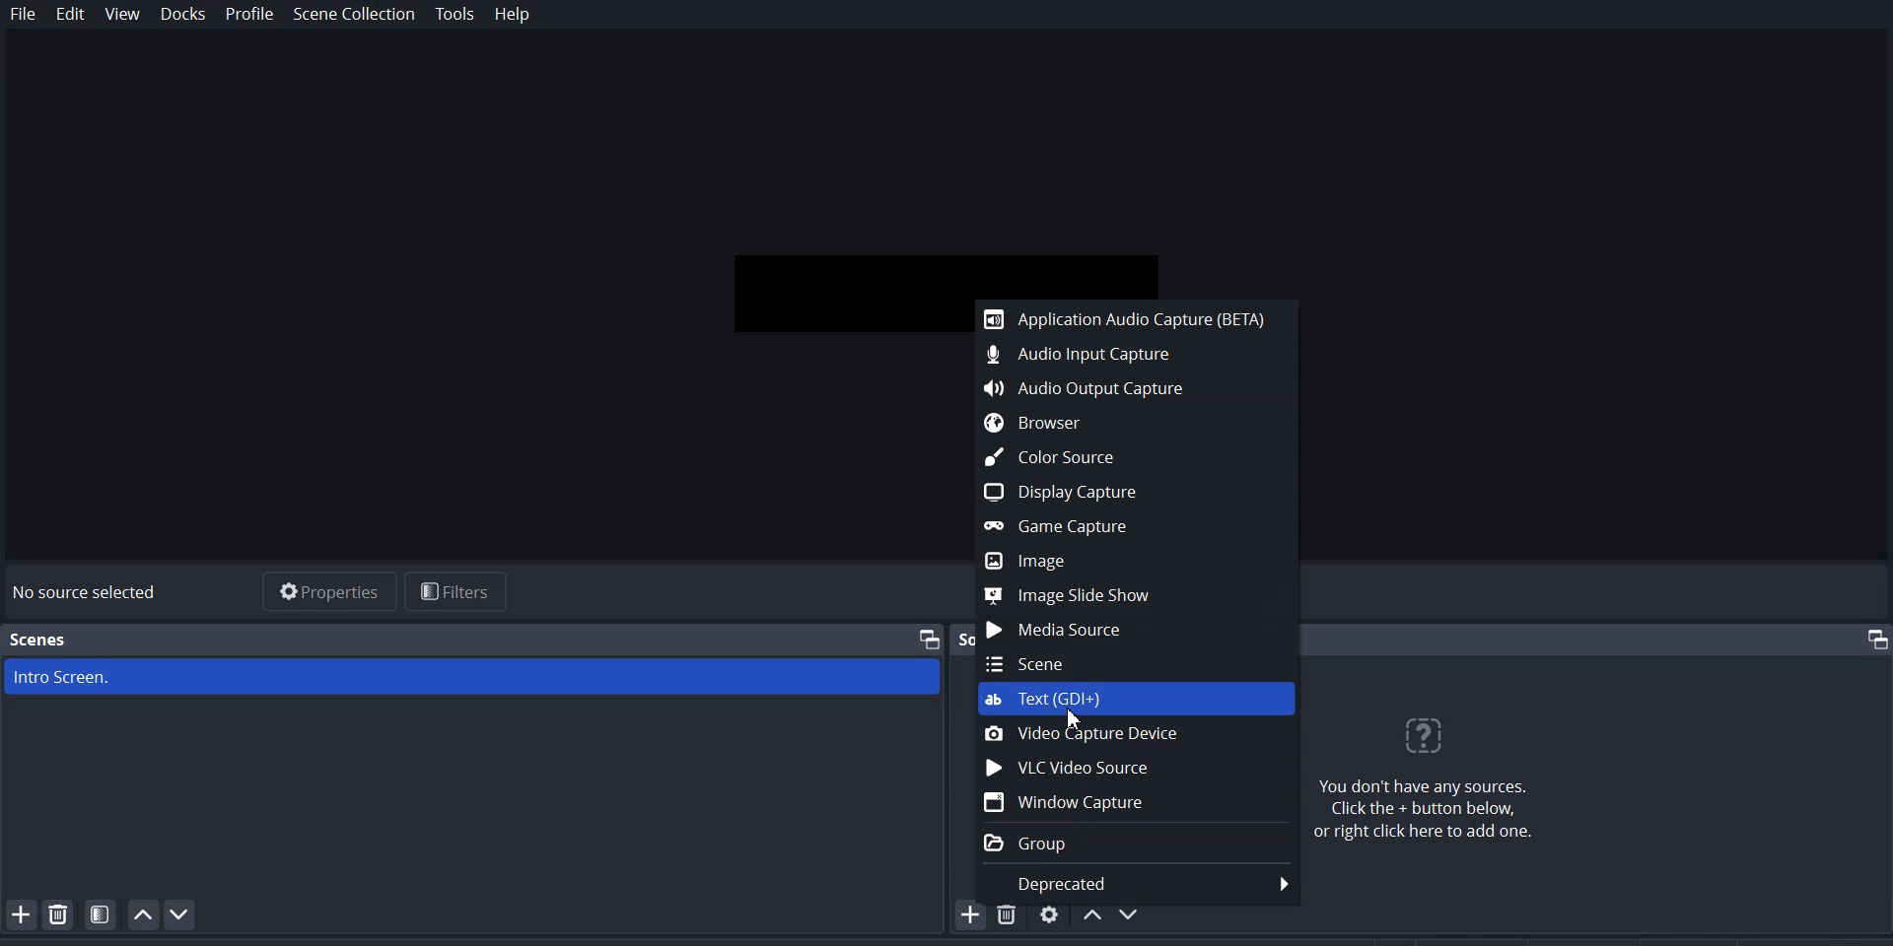 This screenshot has height=946, width=1893. I want to click on Audio Output Capture, so click(1127, 384).